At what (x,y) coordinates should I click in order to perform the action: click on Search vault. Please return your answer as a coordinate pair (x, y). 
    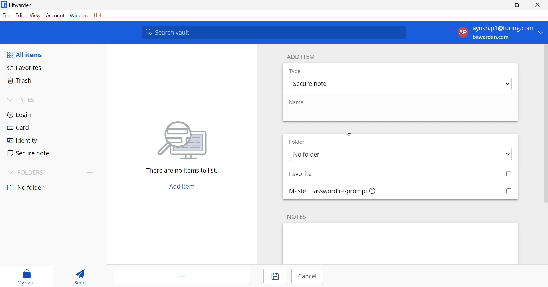
    Looking at the image, I should click on (273, 32).